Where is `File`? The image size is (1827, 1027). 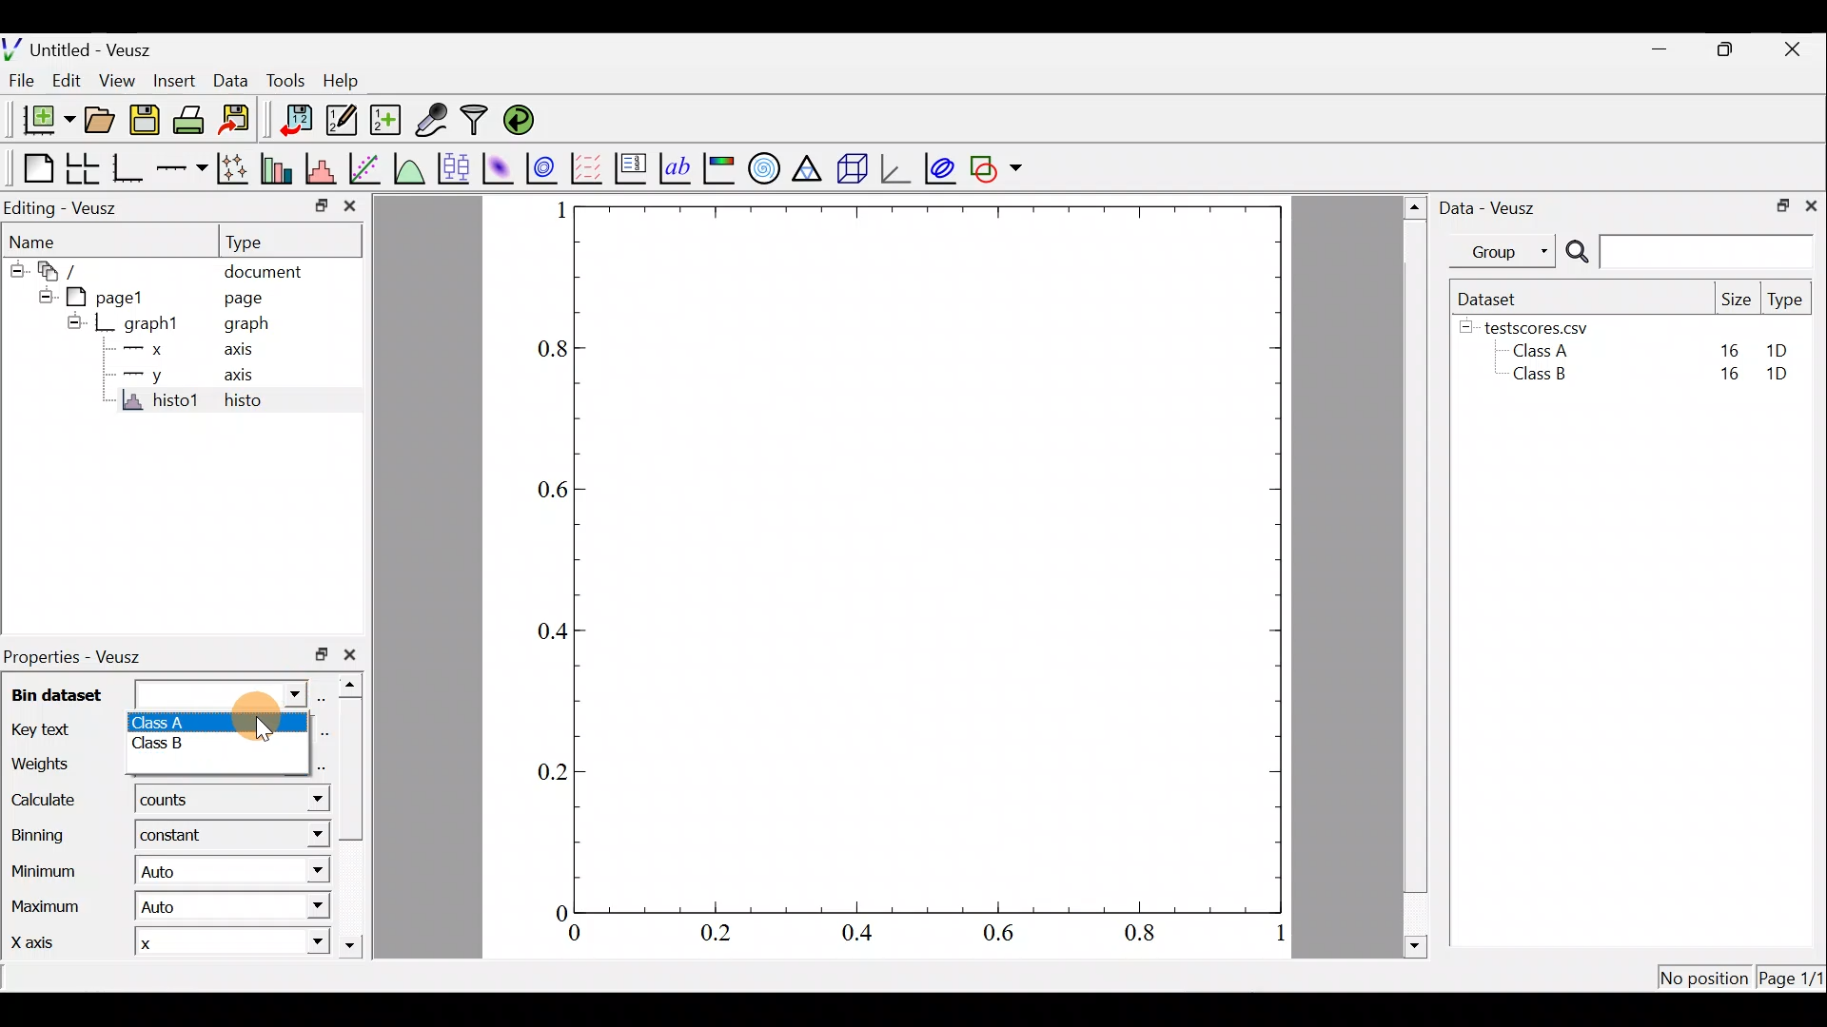
File is located at coordinates (24, 80).